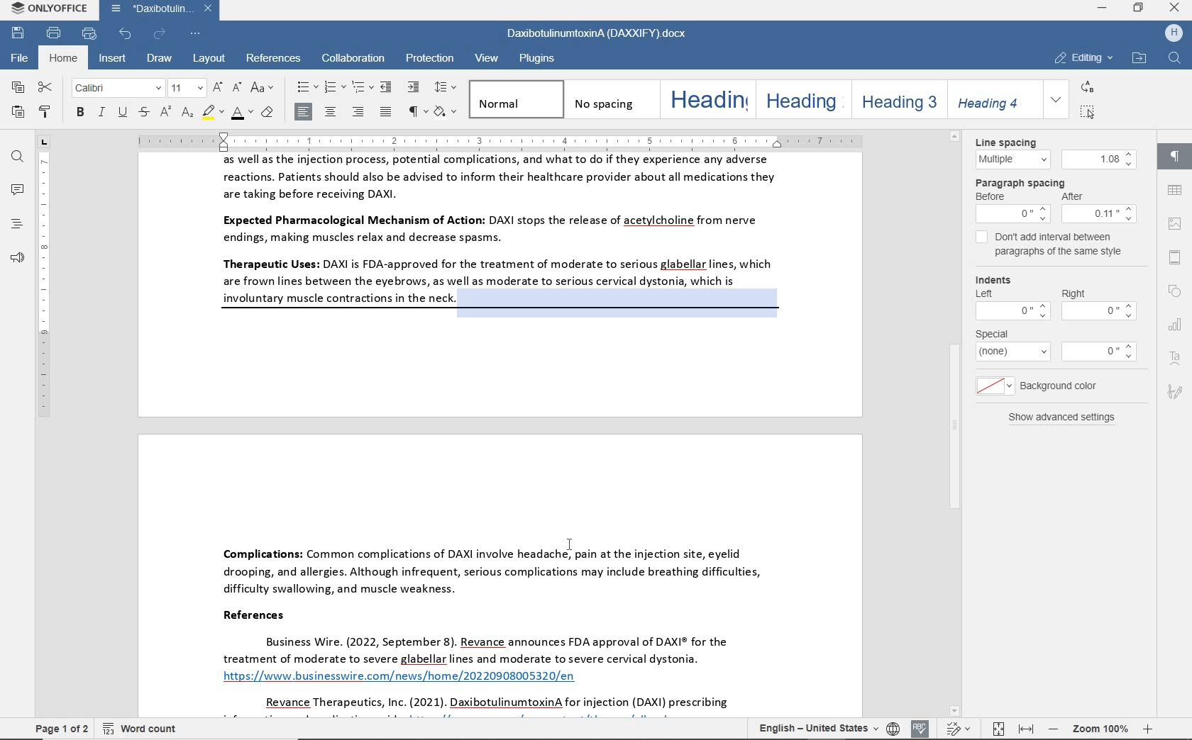 The height and width of the screenshot is (740, 1192). Describe the element at coordinates (1174, 257) in the screenshot. I see `header & footer` at that location.